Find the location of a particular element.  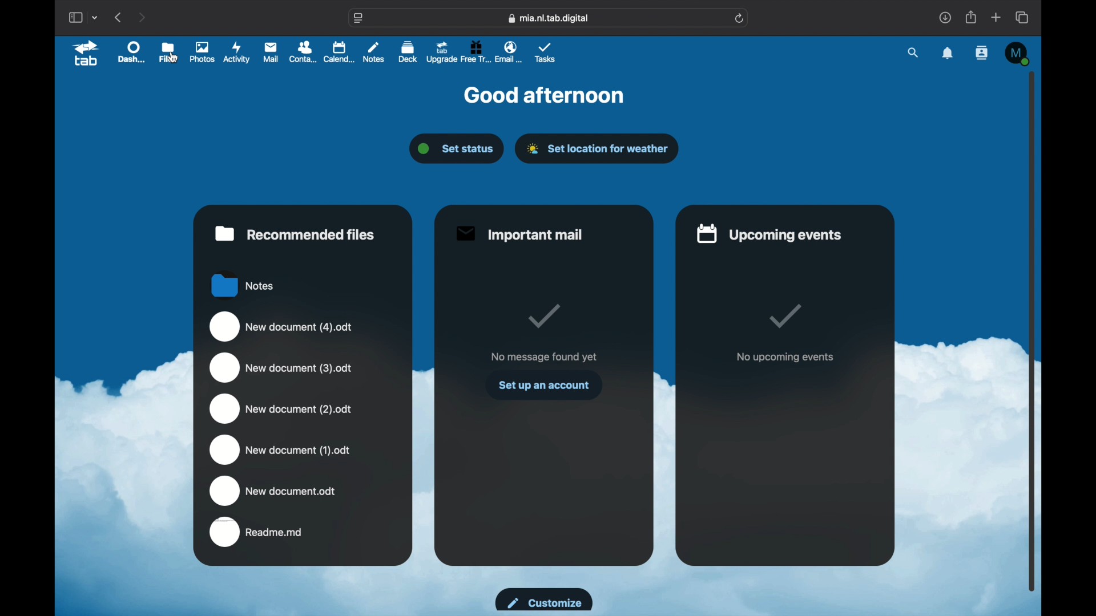

downloads is located at coordinates (945, 17).